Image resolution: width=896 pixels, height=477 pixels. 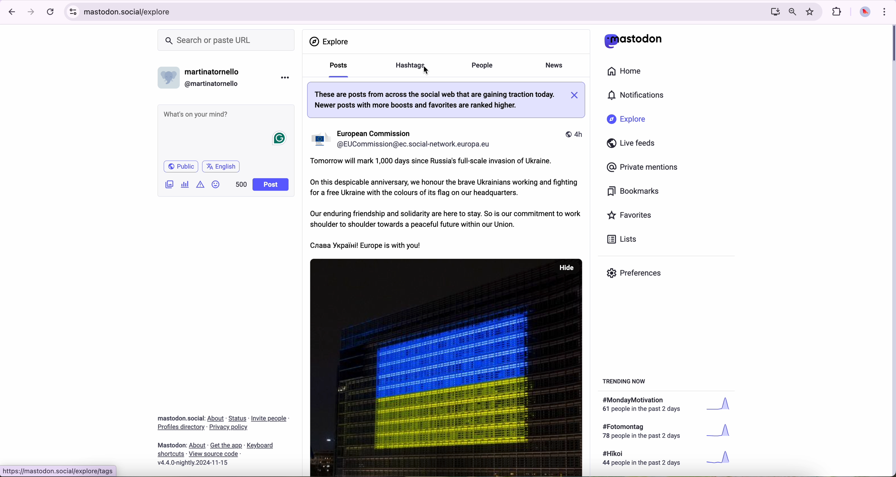 I want to click on user name, so click(x=381, y=134).